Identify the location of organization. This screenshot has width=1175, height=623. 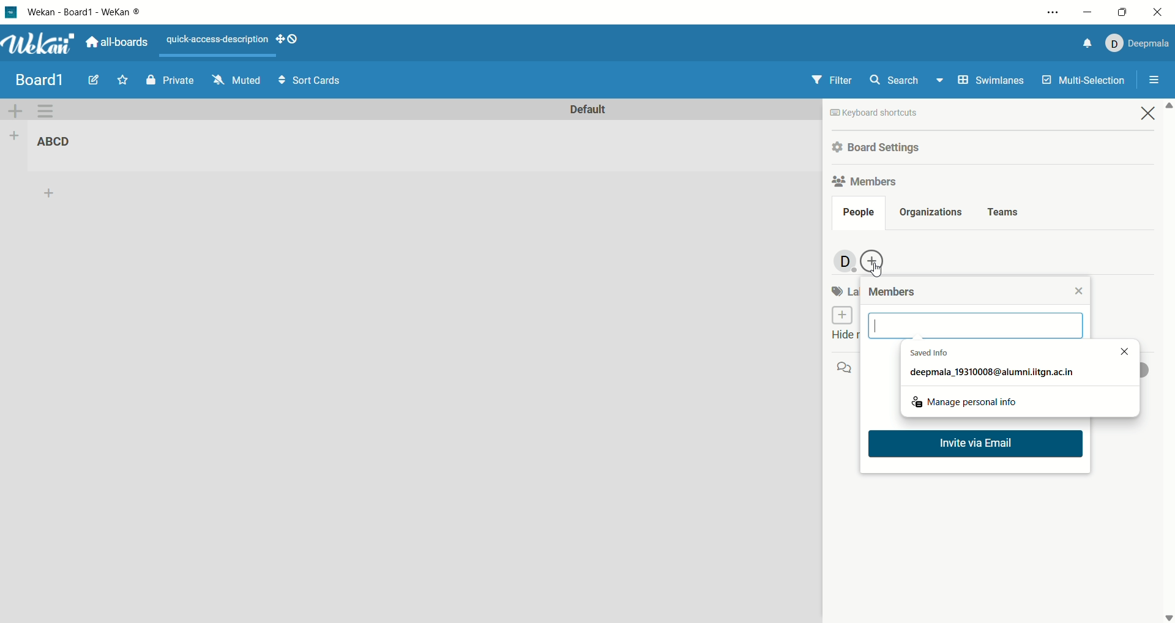
(928, 213).